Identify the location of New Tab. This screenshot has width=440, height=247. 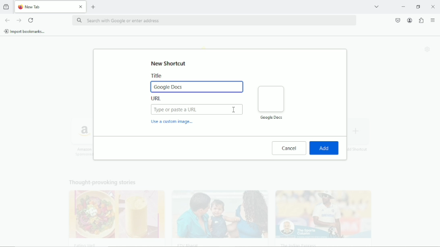
(44, 7).